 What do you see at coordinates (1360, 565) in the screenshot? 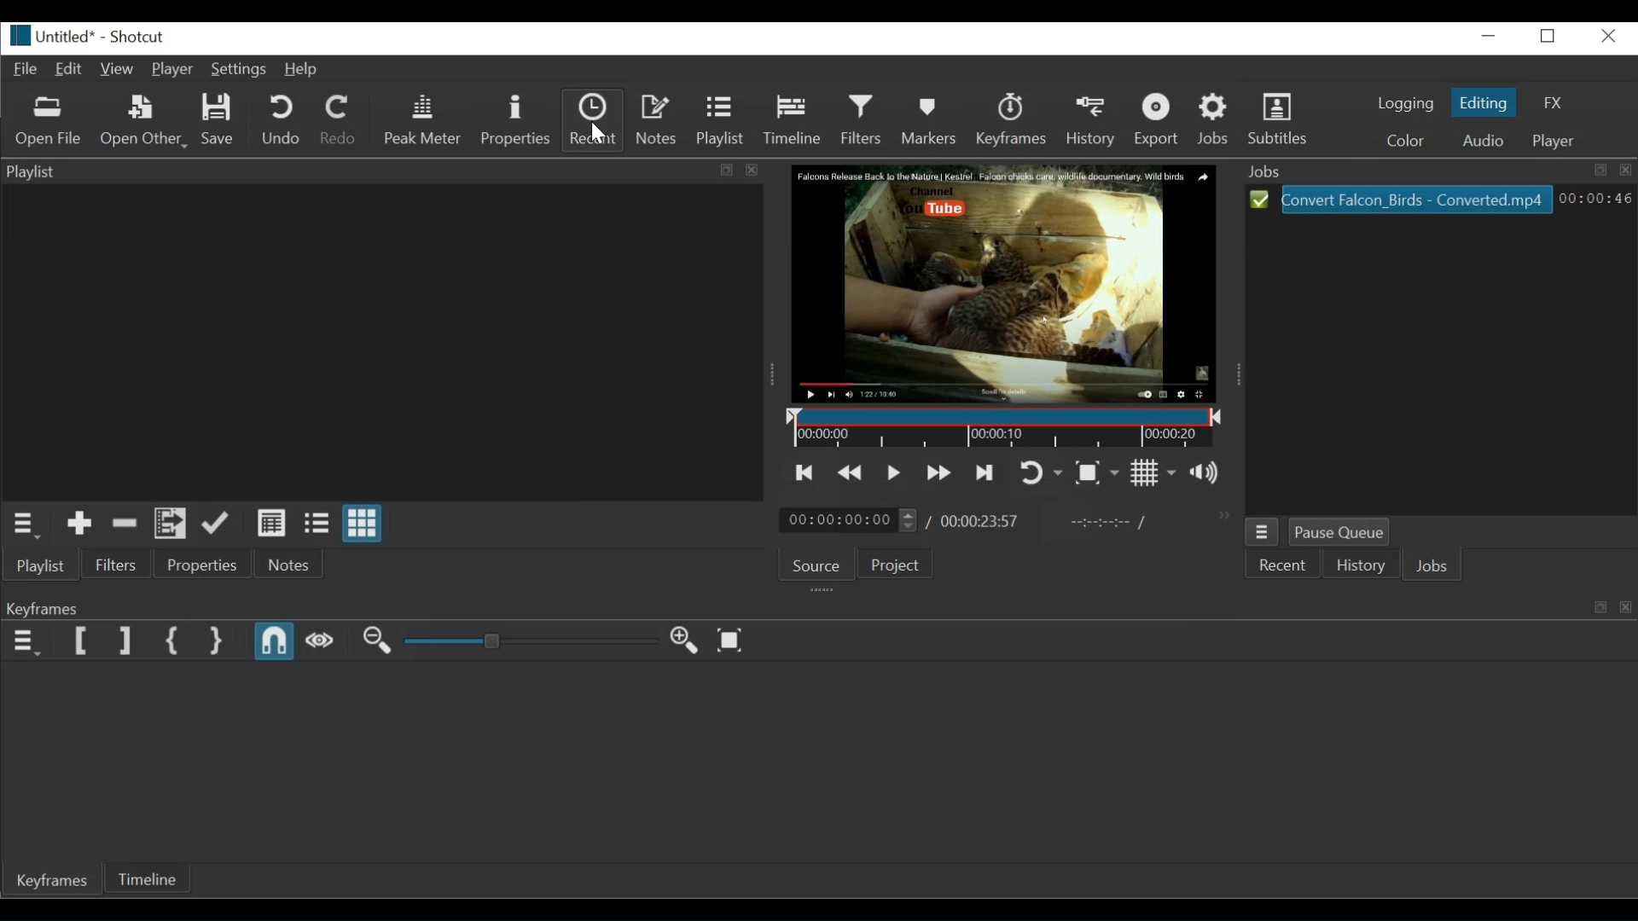
I see `History` at bounding box center [1360, 565].